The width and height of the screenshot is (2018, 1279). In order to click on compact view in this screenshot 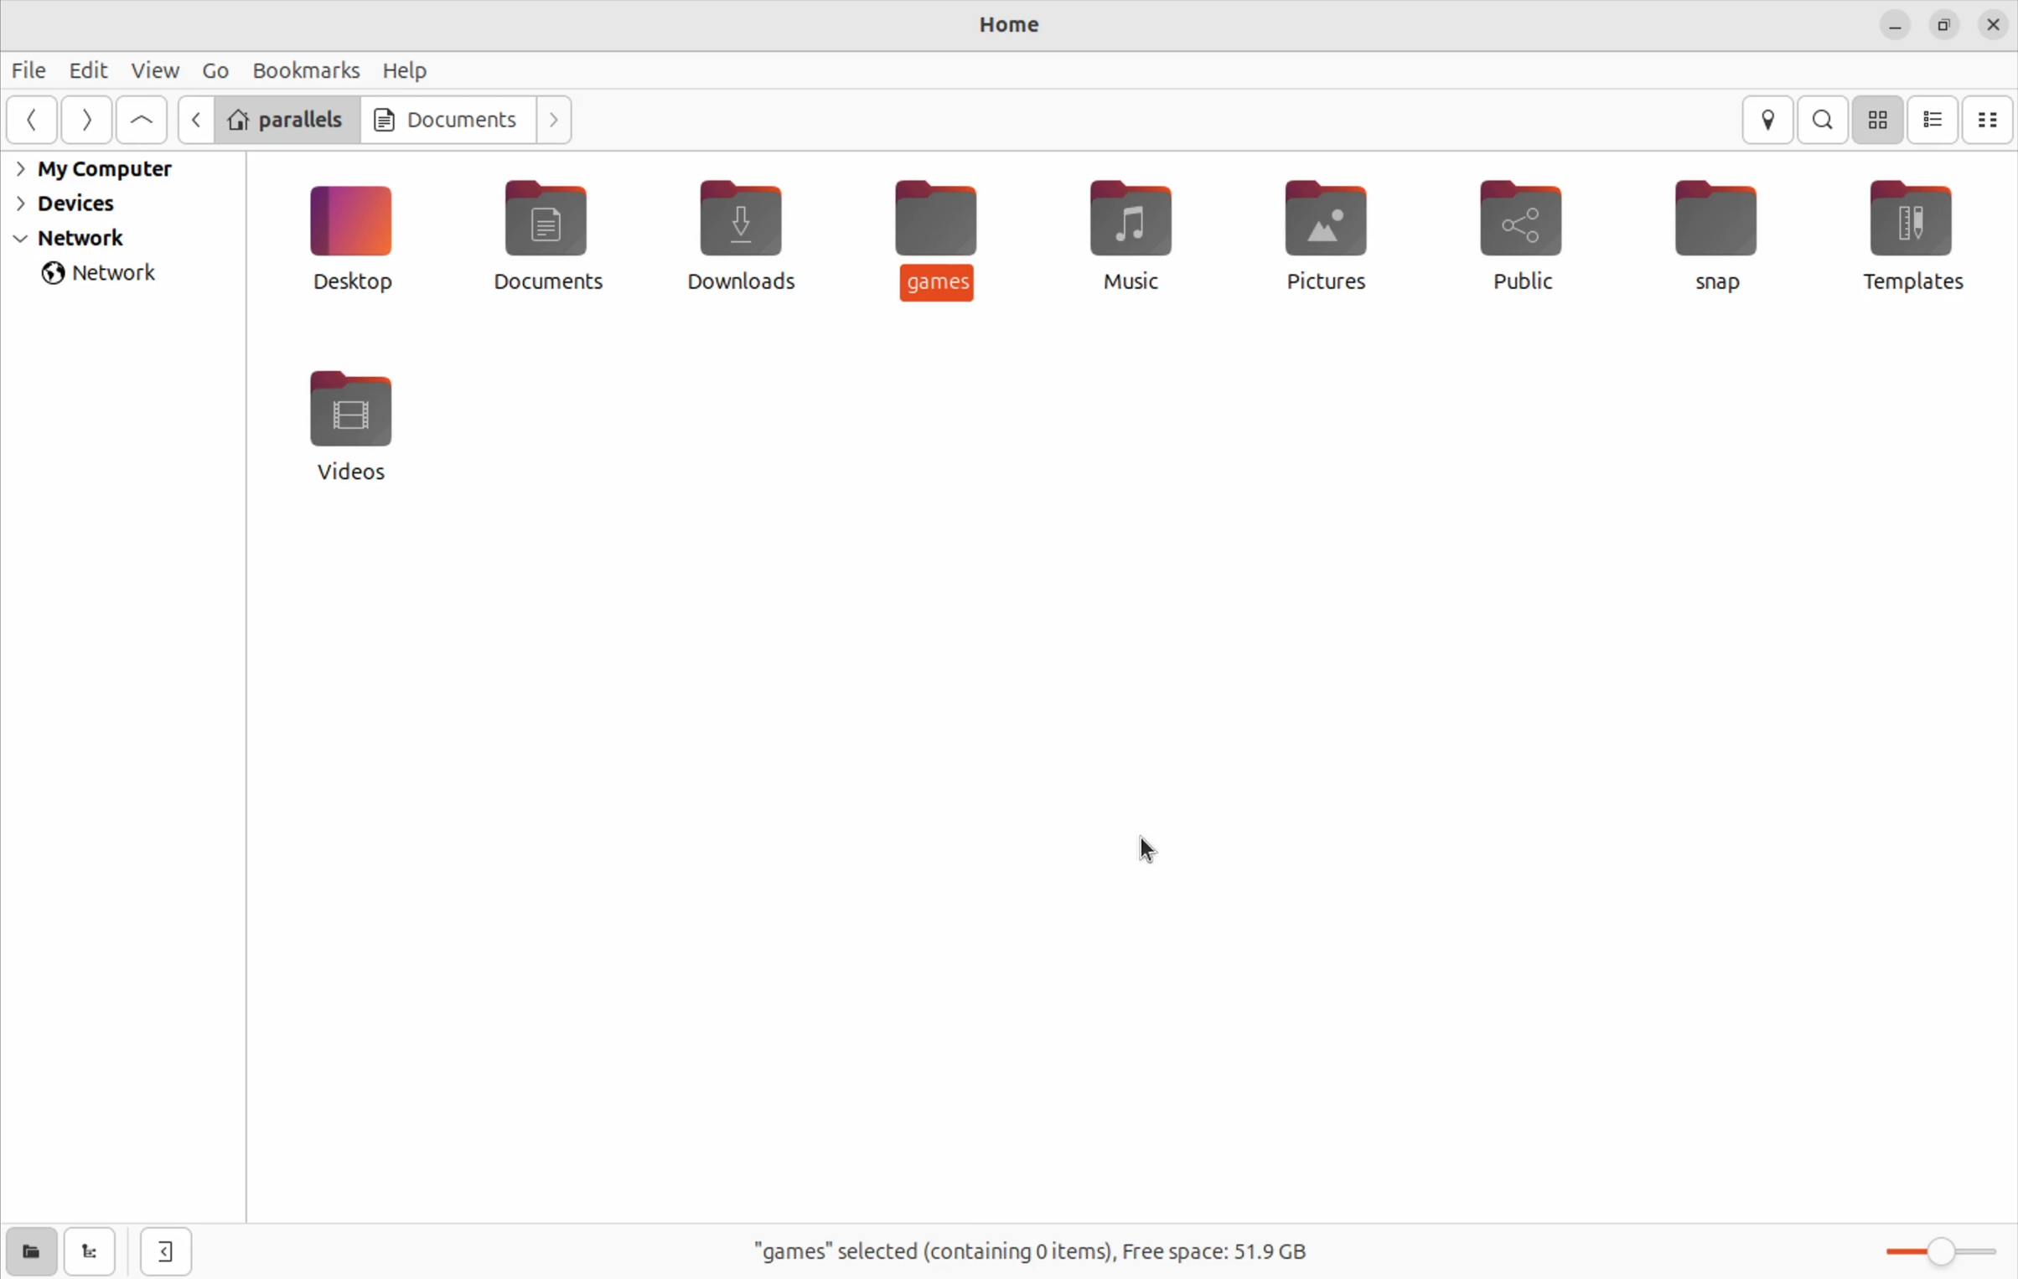, I will do `click(1991, 120)`.